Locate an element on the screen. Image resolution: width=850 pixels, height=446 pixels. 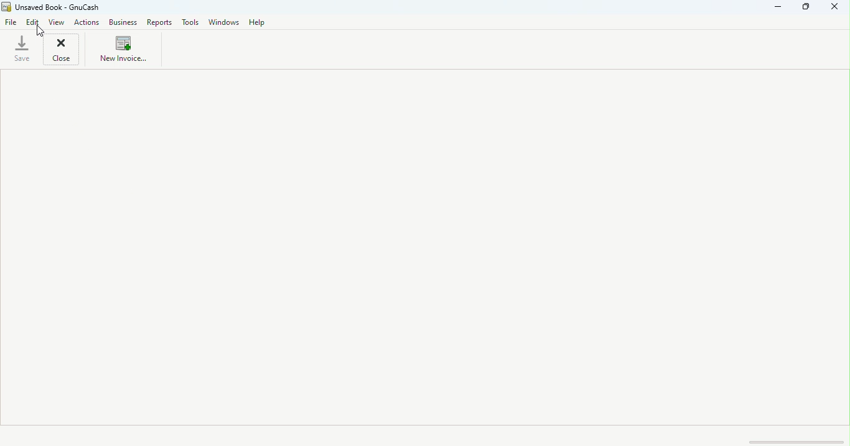
Close is located at coordinates (838, 9).